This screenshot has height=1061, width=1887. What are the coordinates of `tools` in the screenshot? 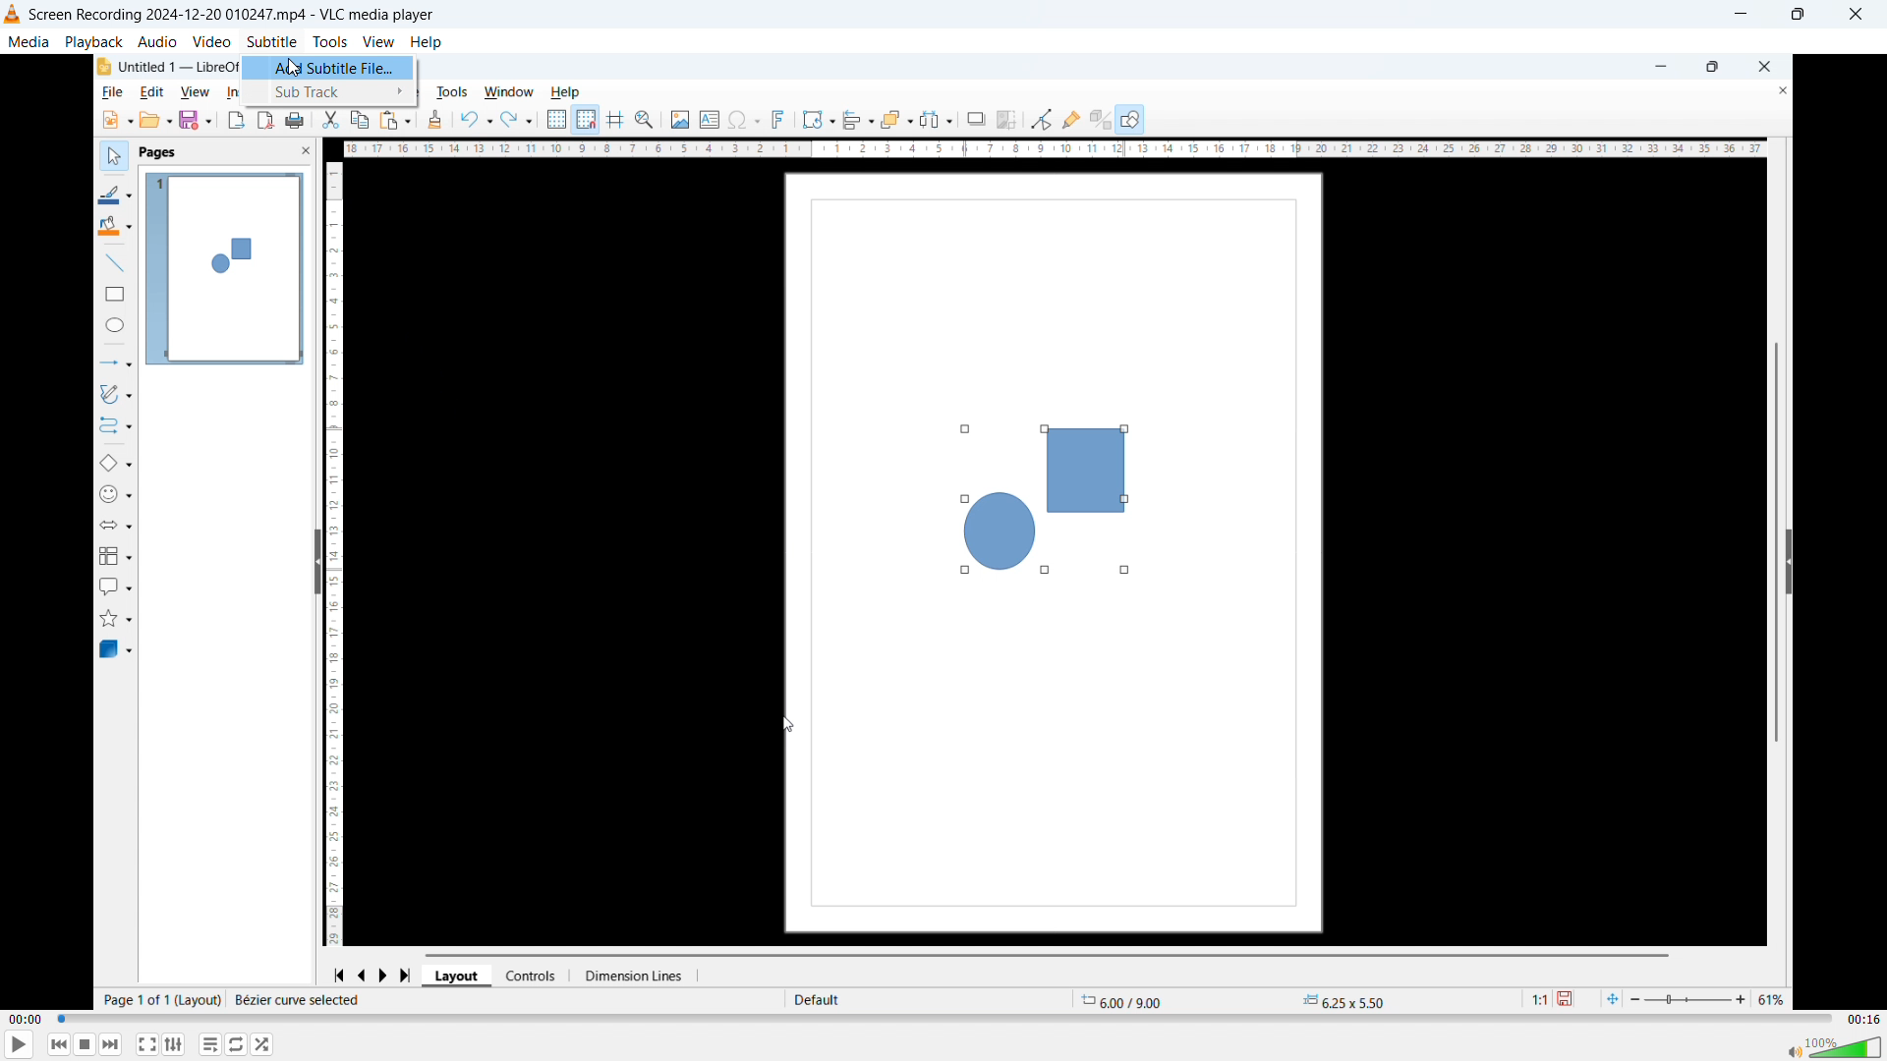 It's located at (456, 90).